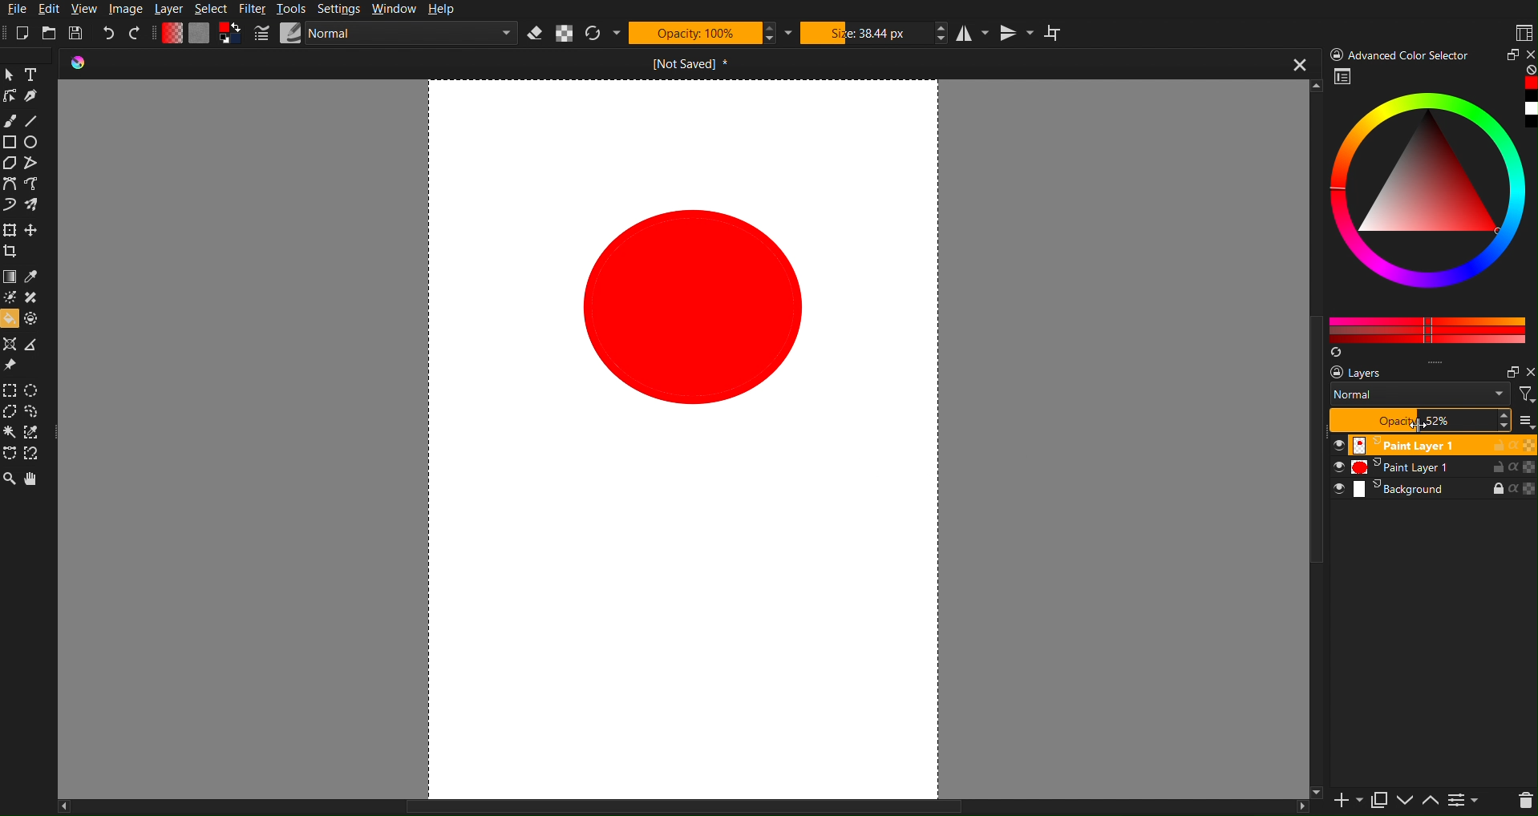 The height and width of the screenshot is (816, 1538). Describe the element at coordinates (10, 319) in the screenshot. I see `Bucket fill` at that location.